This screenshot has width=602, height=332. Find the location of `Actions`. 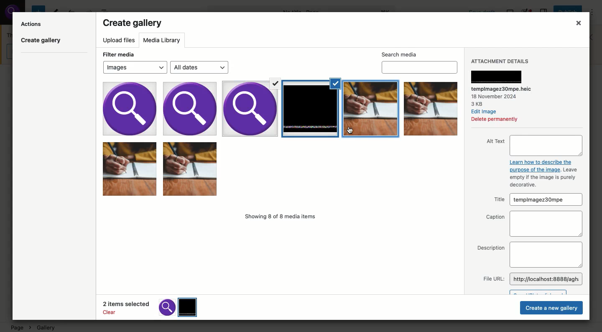

Actions is located at coordinates (32, 23).